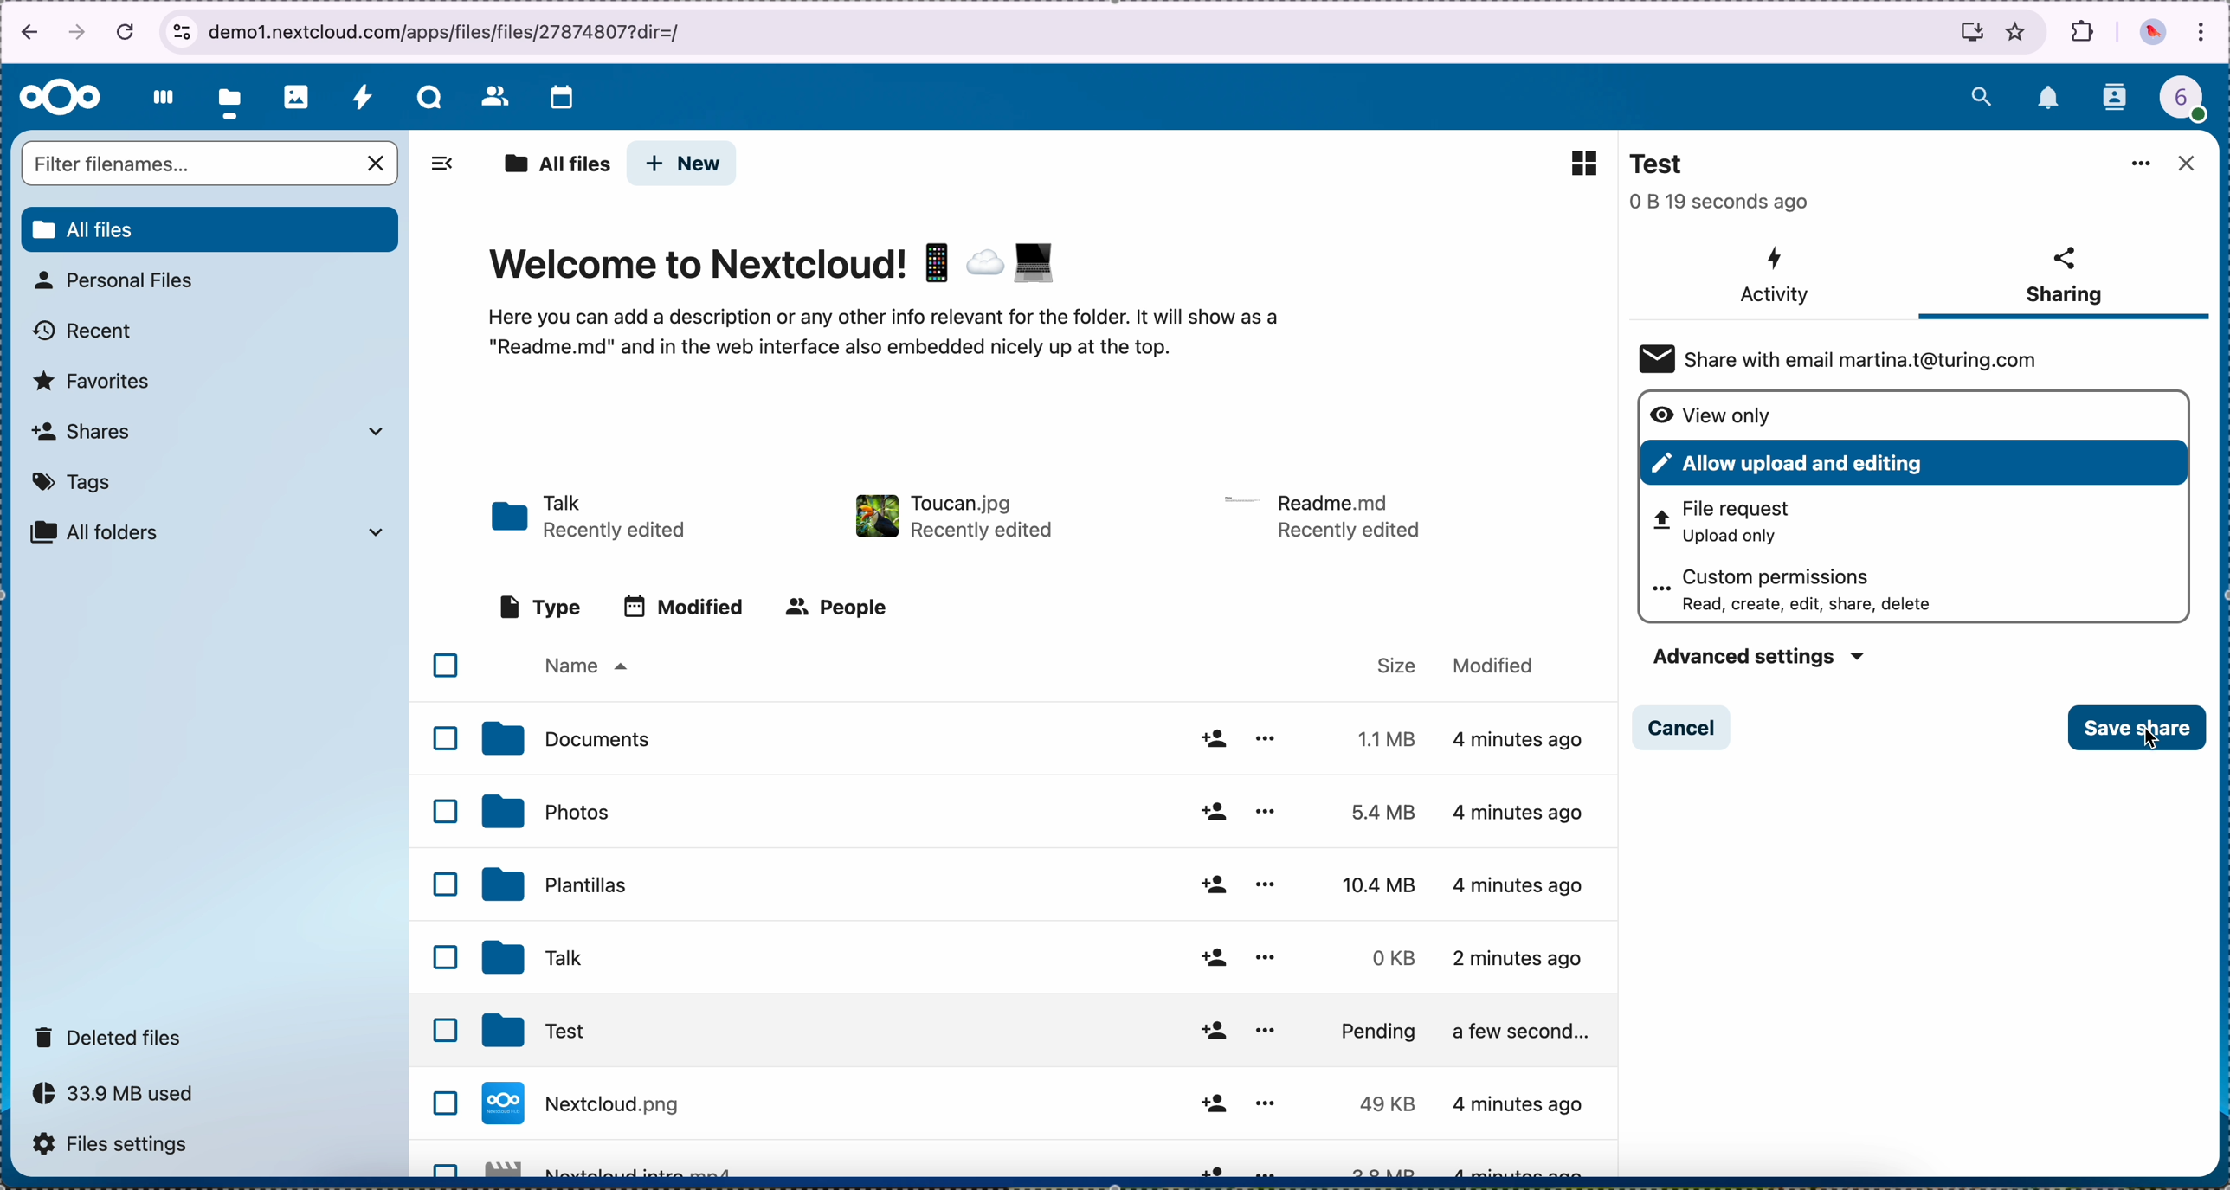  What do you see at coordinates (583, 667) in the screenshot?
I see `name` at bounding box center [583, 667].